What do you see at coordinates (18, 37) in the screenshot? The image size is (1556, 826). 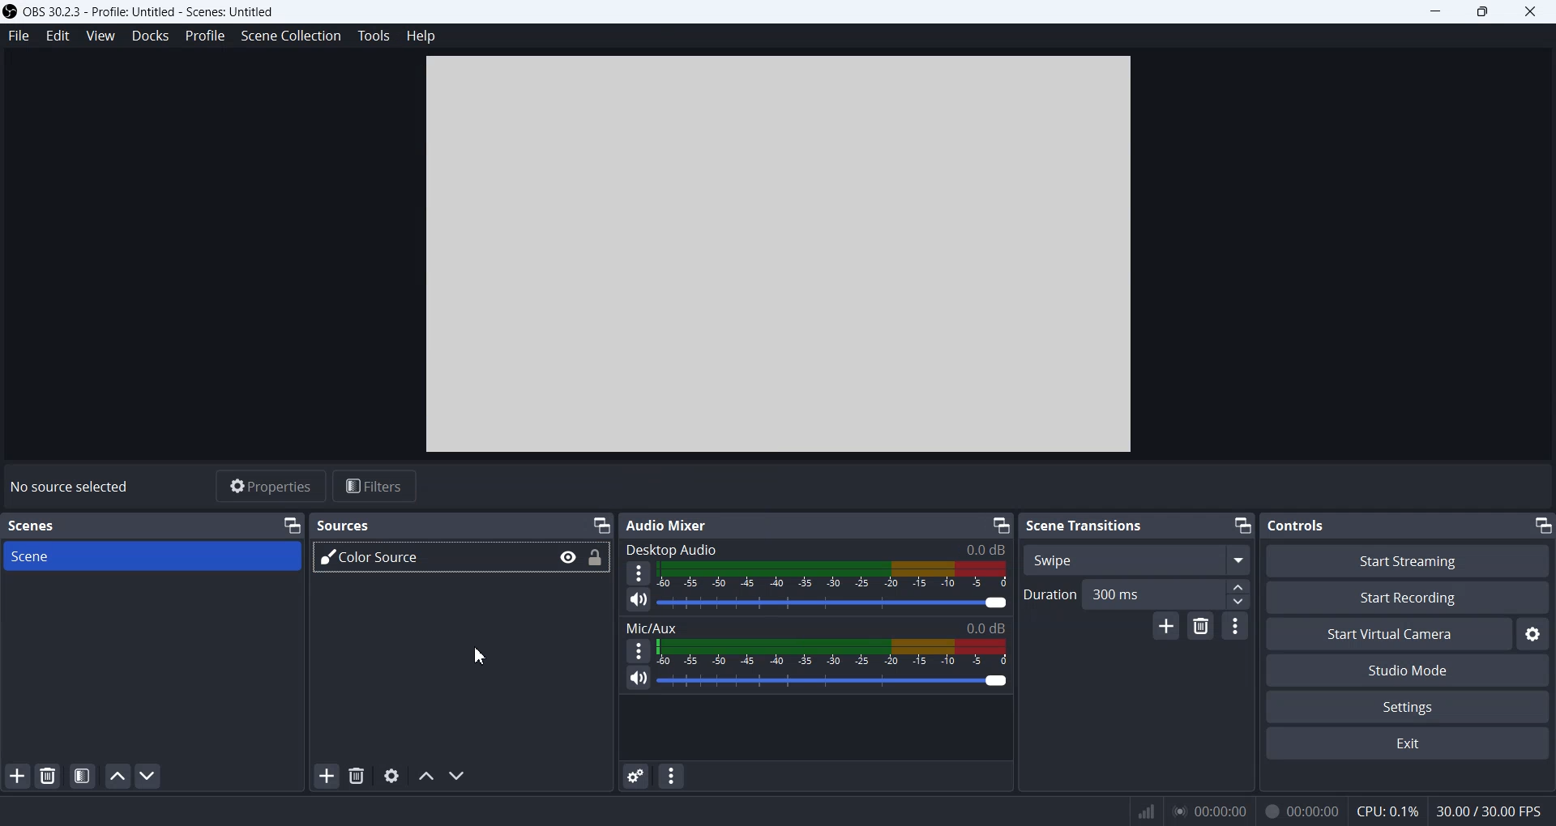 I see `File` at bounding box center [18, 37].